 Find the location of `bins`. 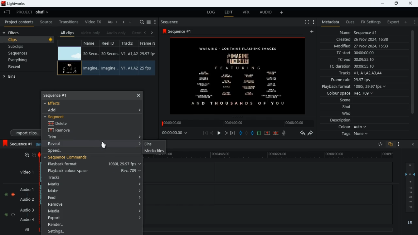

bins is located at coordinates (153, 144).